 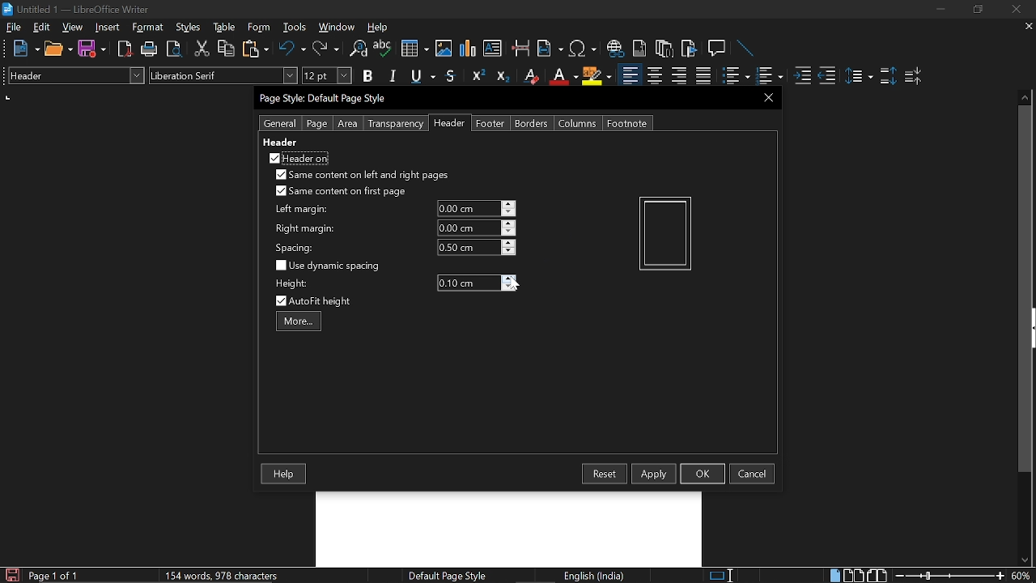 I want to click on Highlight, so click(x=597, y=75).